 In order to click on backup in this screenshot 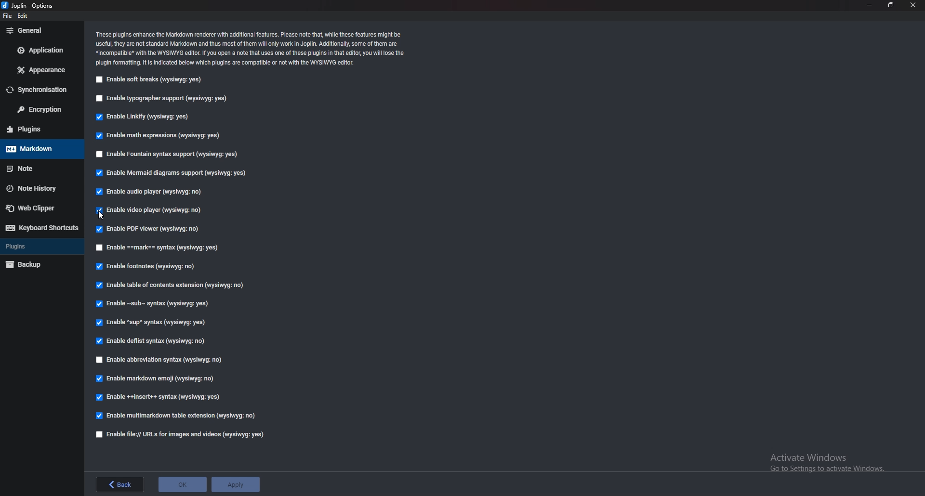, I will do `click(38, 265)`.